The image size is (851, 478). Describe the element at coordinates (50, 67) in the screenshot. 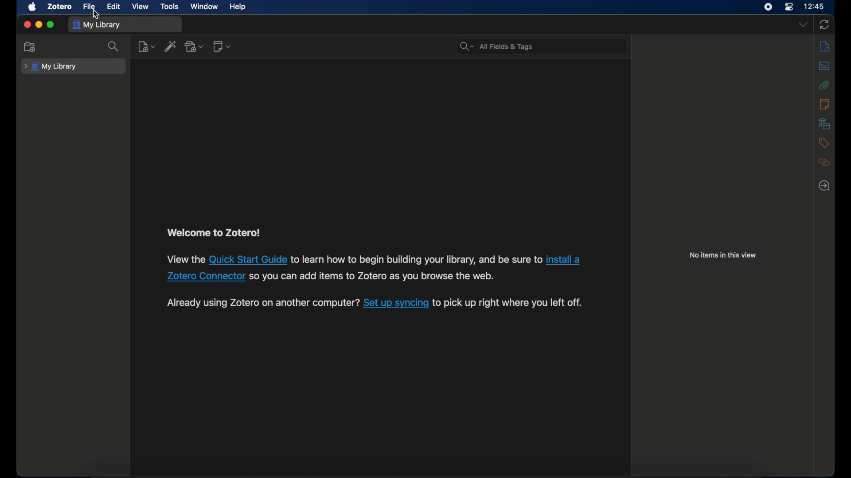

I see `my library` at that location.